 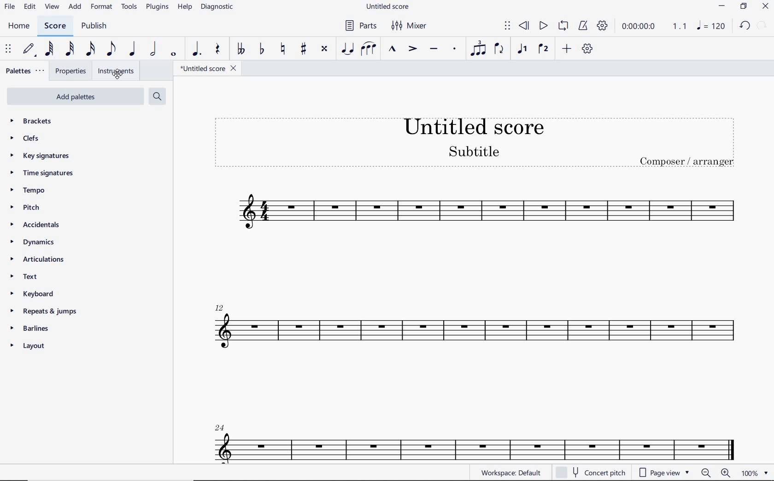 What do you see at coordinates (29, 8) in the screenshot?
I see `edit` at bounding box center [29, 8].